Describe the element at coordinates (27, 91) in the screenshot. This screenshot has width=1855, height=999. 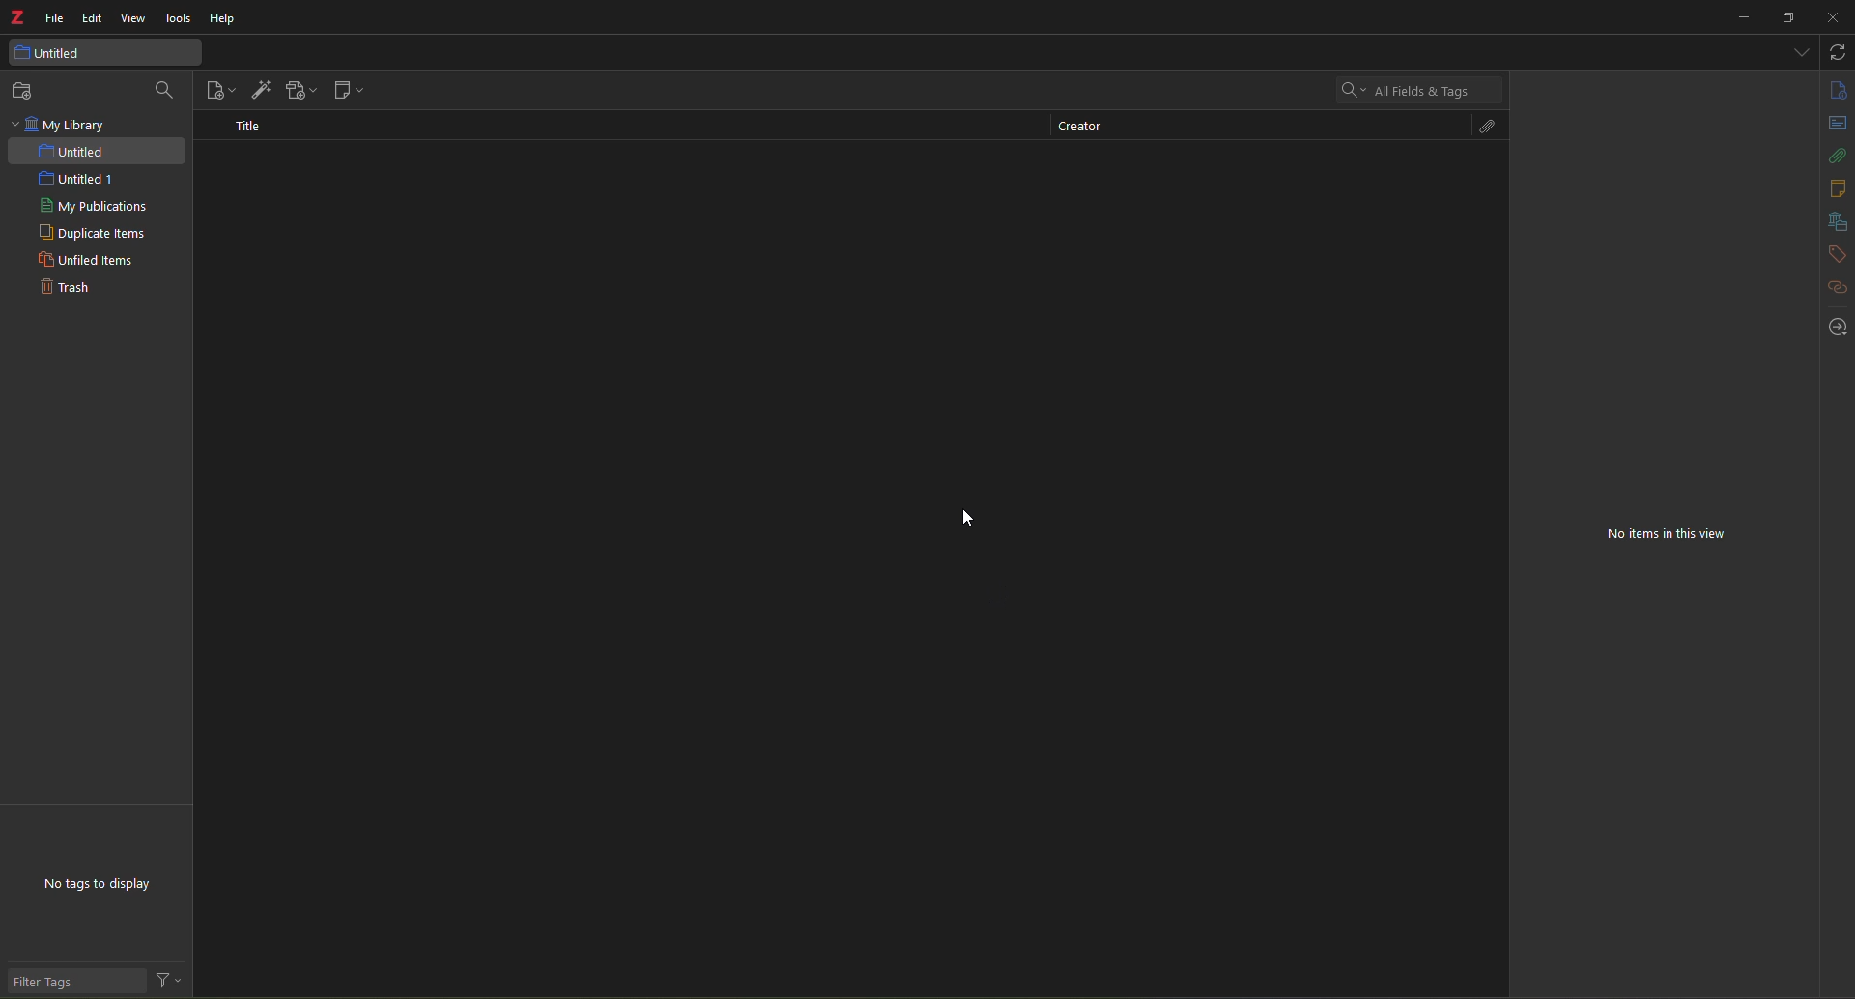
I see `new collection` at that location.